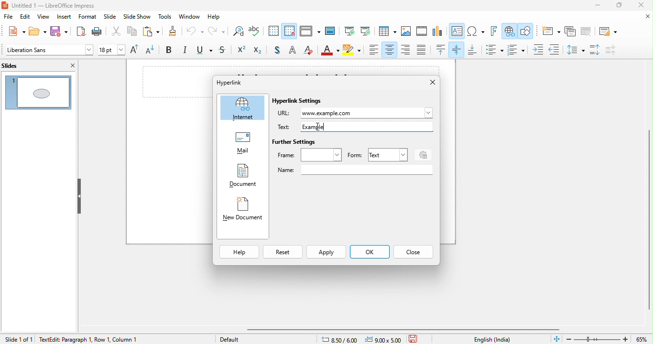 The image size is (653, 344). What do you see at coordinates (645, 17) in the screenshot?
I see `close` at bounding box center [645, 17].